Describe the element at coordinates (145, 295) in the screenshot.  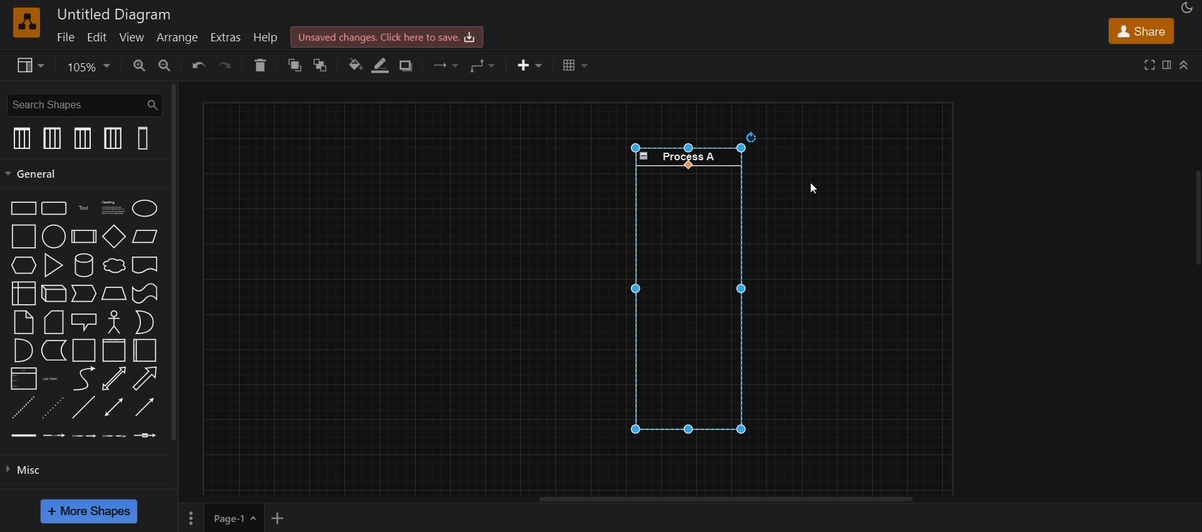
I see `tape` at that location.